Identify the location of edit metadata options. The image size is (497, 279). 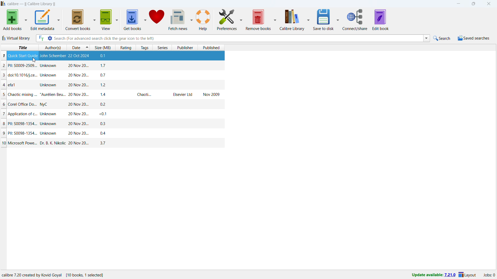
(59, 19).